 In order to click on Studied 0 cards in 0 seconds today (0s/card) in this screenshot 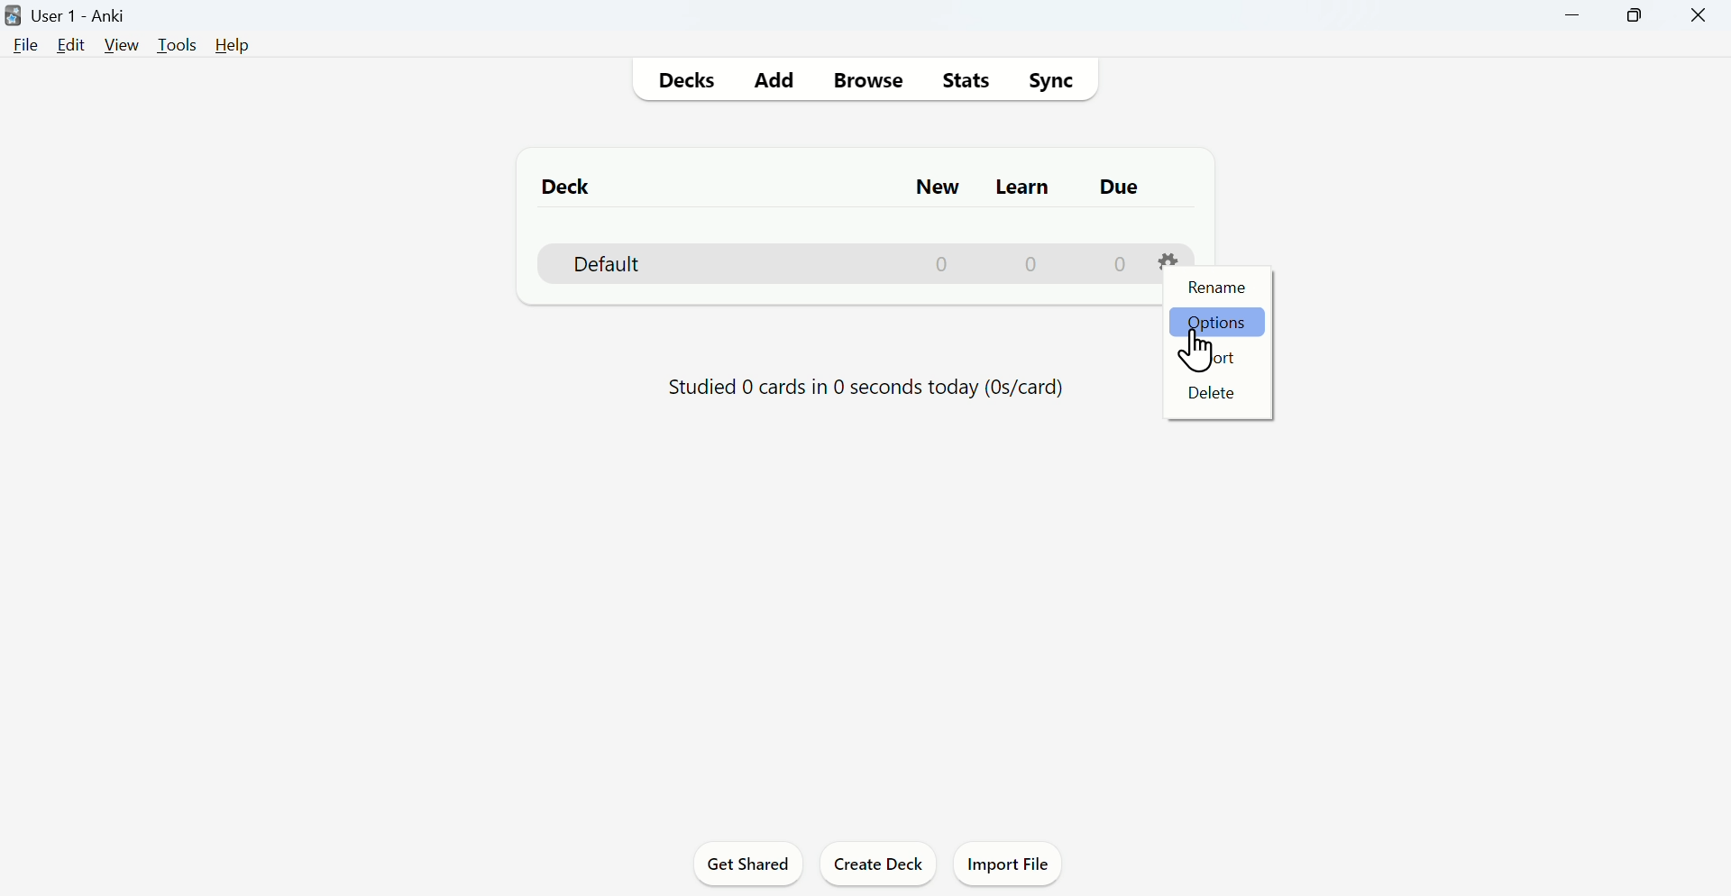, I will do `click(868, 390)`.